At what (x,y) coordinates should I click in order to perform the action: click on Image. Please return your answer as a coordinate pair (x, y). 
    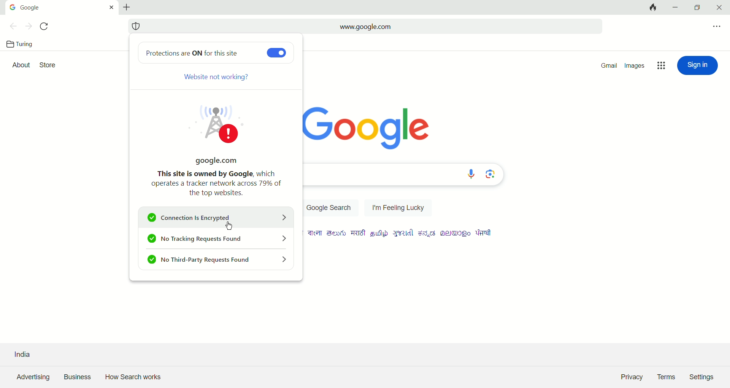
    Looking at the image, I should click on (227, 124).